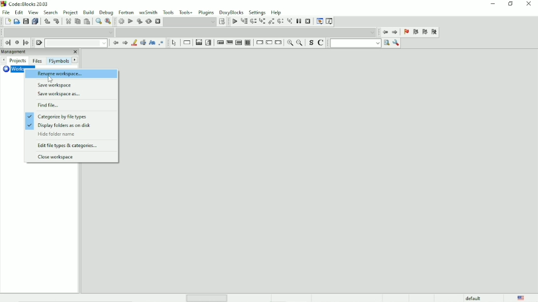  What do you see at coordinates (174, 43) in the screenshot?
I see `Select` at bounding box center [174, 43].